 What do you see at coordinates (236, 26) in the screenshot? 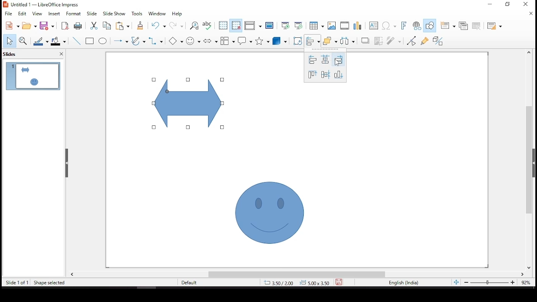
I see `snap to grid` at bounding box center [236, 26].